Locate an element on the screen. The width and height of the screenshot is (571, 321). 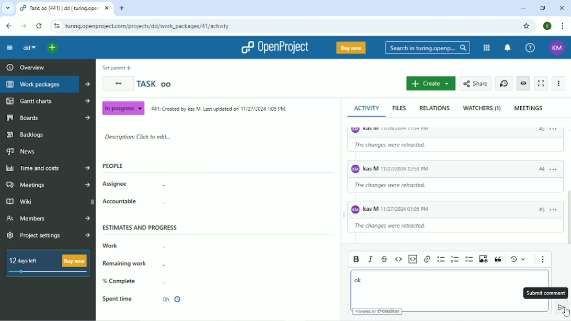
Italic is located at coordinates (370, 259).